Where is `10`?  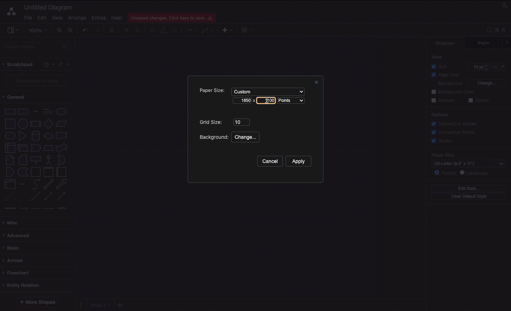 10 is located at coordinates (242, 122).